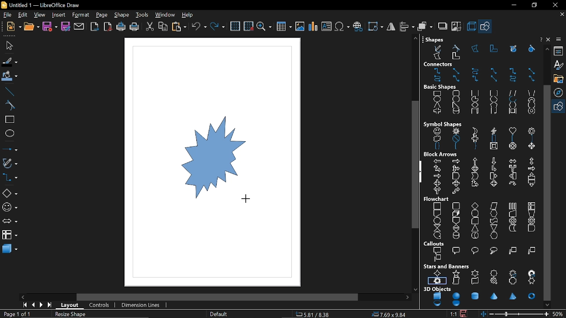 The image size is (566, 318). Describe the element at coordinates (486, 27) in the screenshot. I see `Basic shapes` at that location.